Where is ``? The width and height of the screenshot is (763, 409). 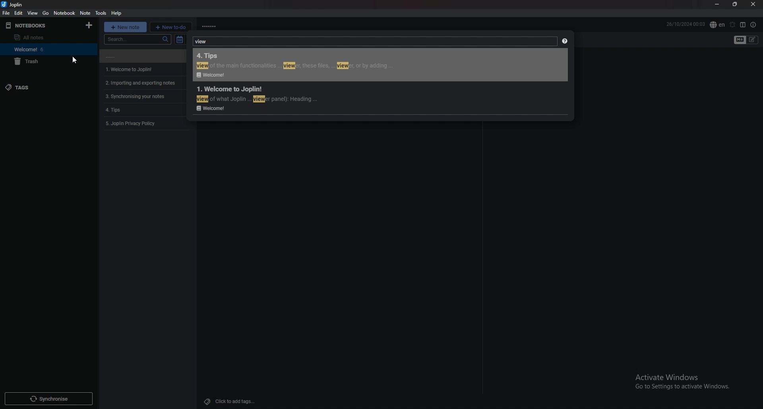  is located at coordinates (48, 399).